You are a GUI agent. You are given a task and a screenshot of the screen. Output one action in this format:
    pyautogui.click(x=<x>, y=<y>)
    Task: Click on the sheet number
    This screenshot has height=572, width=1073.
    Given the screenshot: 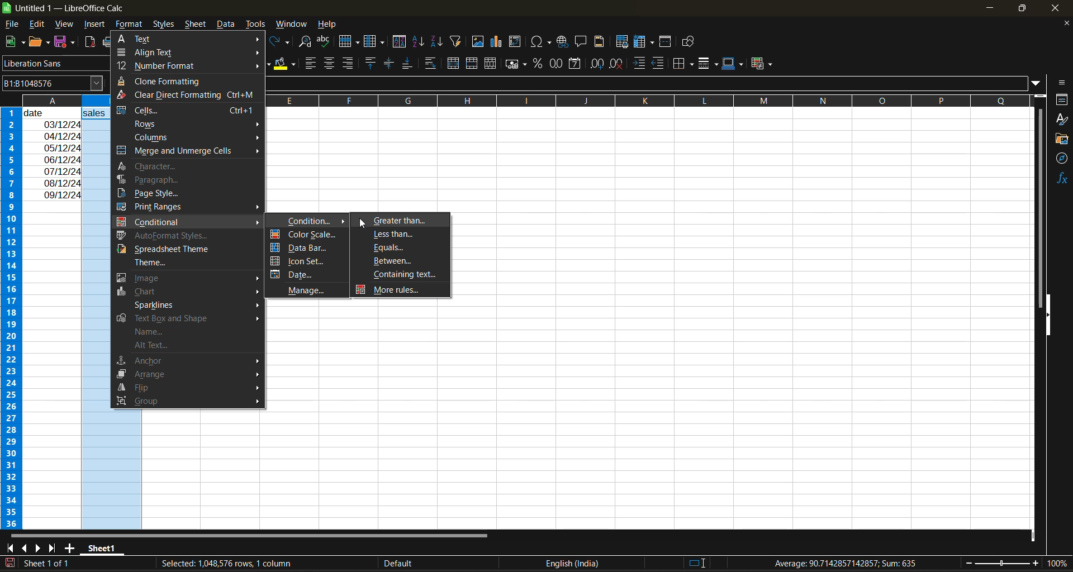 What is the action you would take?
    pyautogui.click(x=49, y=563)
    